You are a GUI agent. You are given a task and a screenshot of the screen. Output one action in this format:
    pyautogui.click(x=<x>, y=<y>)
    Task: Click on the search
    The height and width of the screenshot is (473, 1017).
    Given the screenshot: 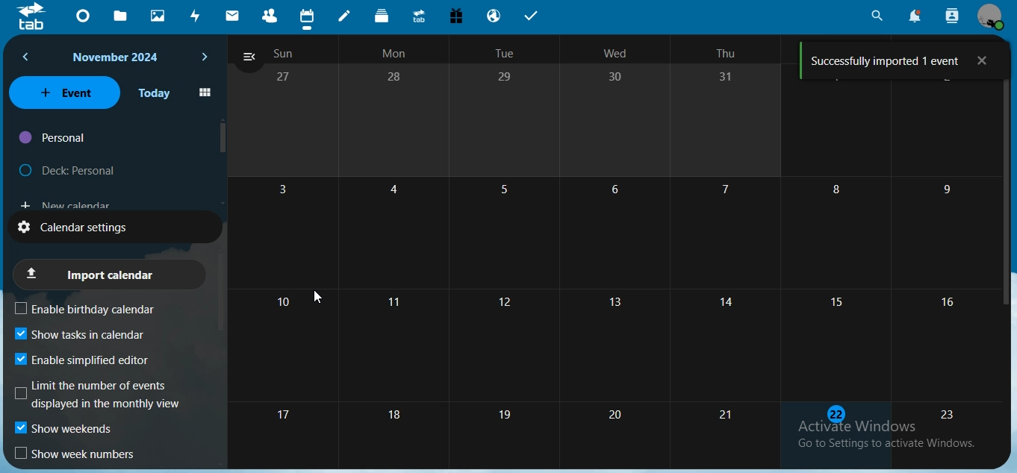 What is the action you would take?
    pyautogui.click(x=877, y=16)
    